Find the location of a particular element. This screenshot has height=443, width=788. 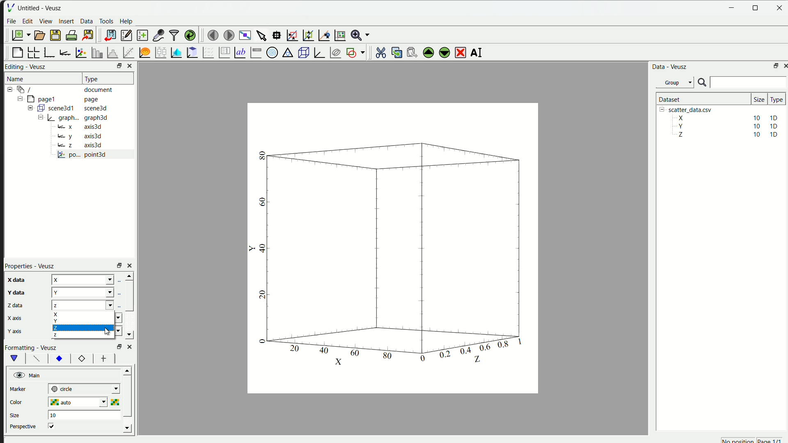

base graph is located at coordinates (49, 52).